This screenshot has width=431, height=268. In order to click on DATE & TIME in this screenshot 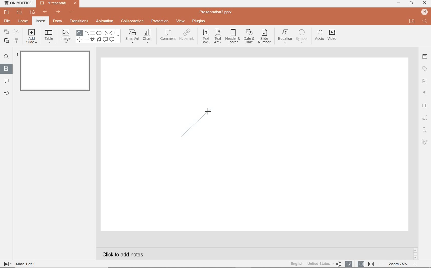, I will do `click(249, 37)`.